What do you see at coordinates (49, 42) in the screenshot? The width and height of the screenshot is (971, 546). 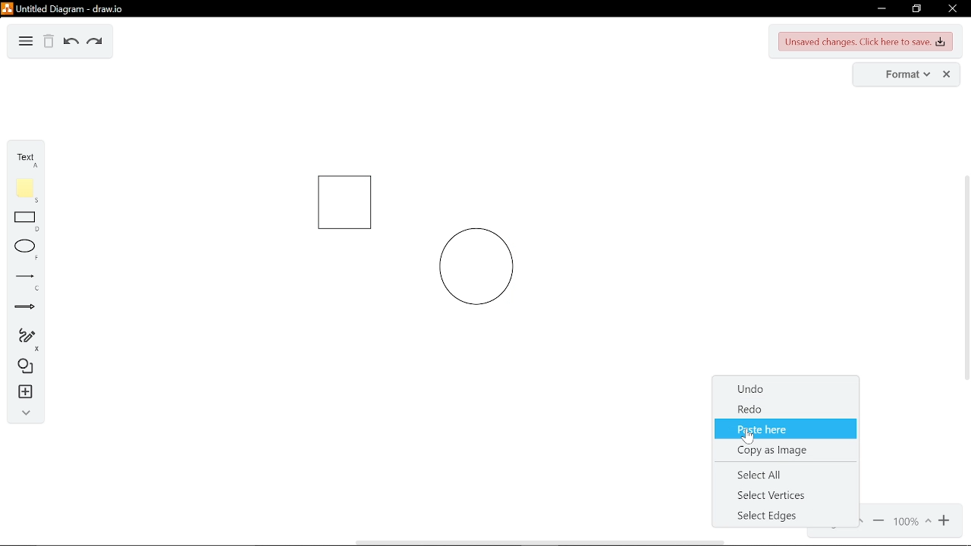 I see `delete` at bounding box center [49, 42].